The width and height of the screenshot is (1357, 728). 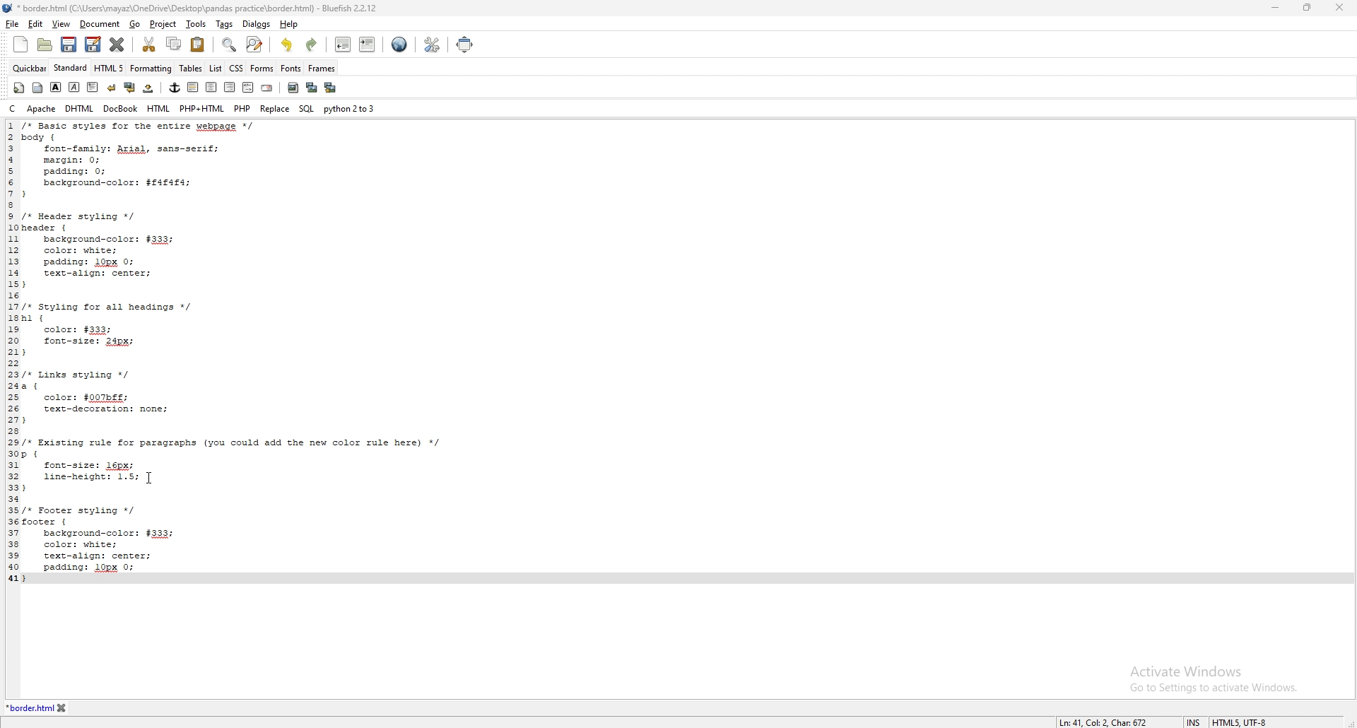 I want to click on *border.html (C:\Users\mayaz\OneDrive\Desktop\pandas practice\border.html) - Bluefish 2.2.12, so click(x=203, y=8).